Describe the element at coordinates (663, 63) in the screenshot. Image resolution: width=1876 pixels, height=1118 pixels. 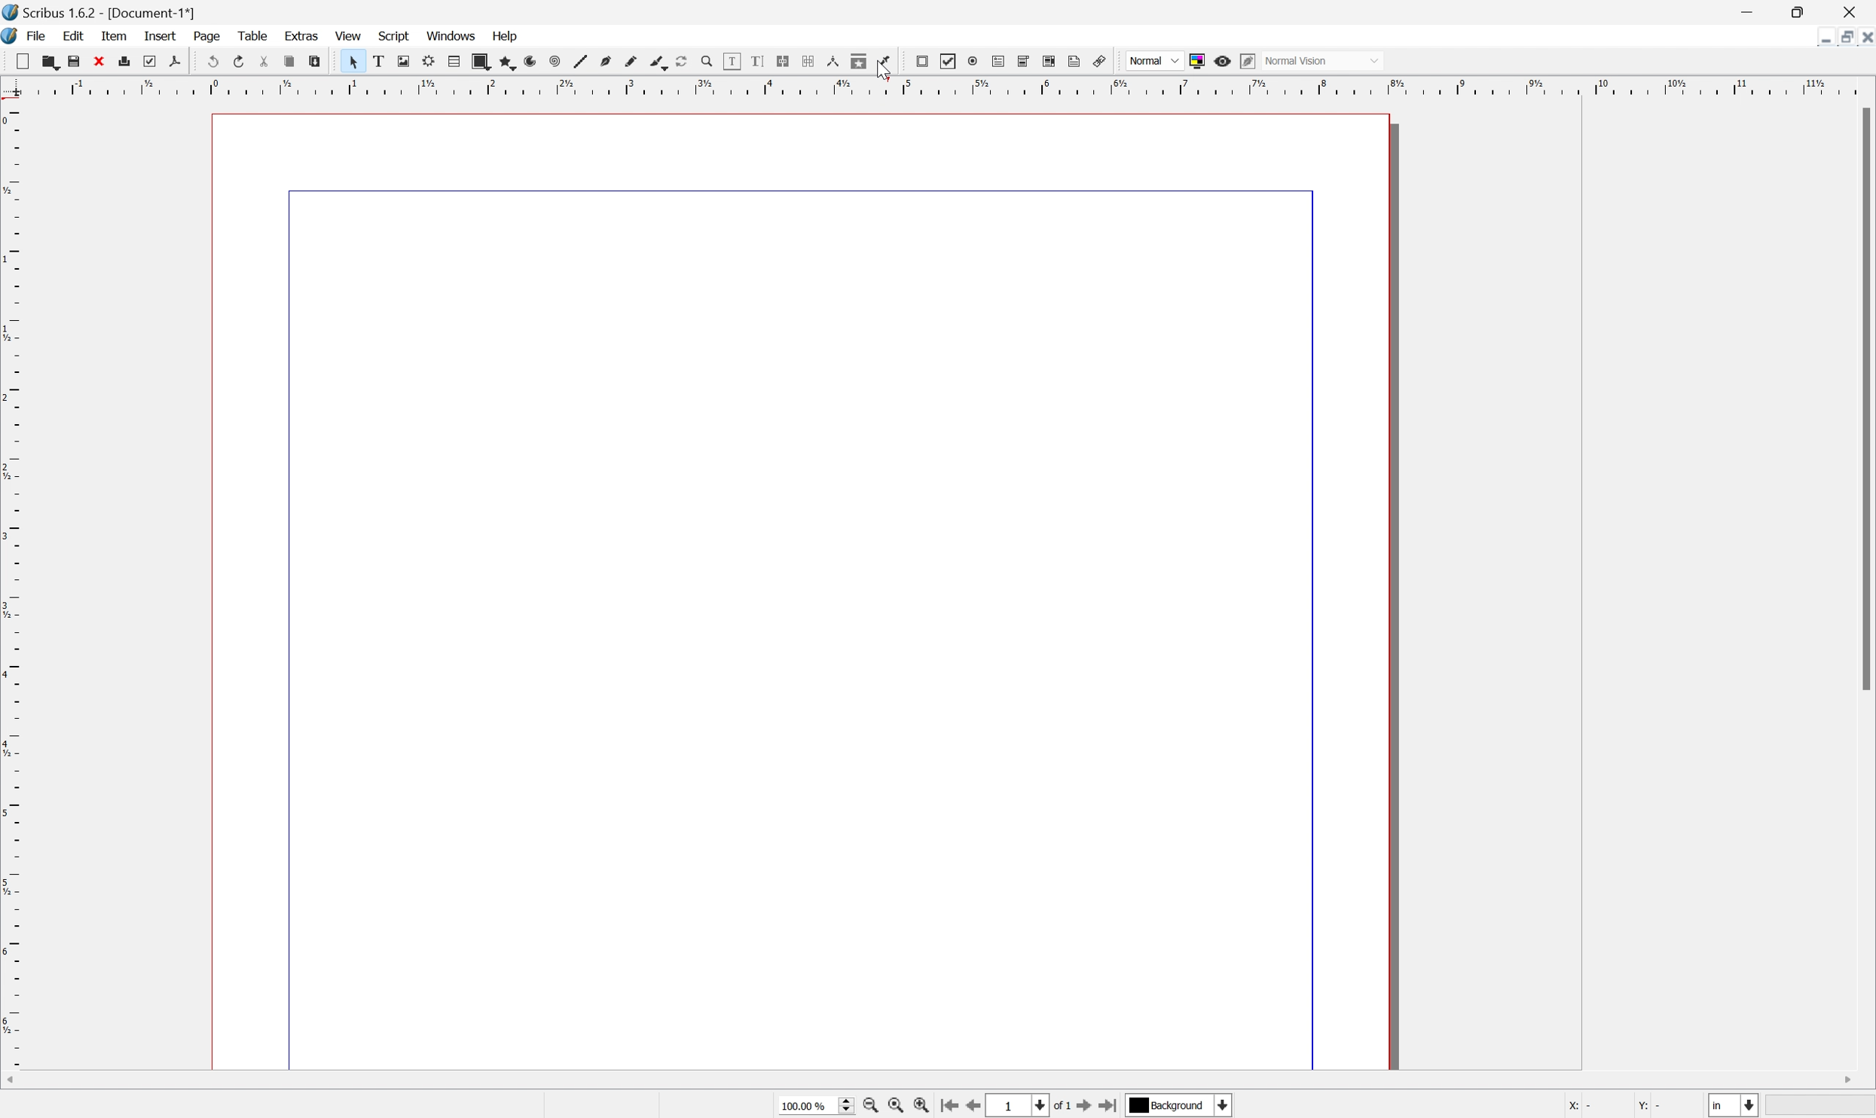
I see `calligraphic line` at that location.